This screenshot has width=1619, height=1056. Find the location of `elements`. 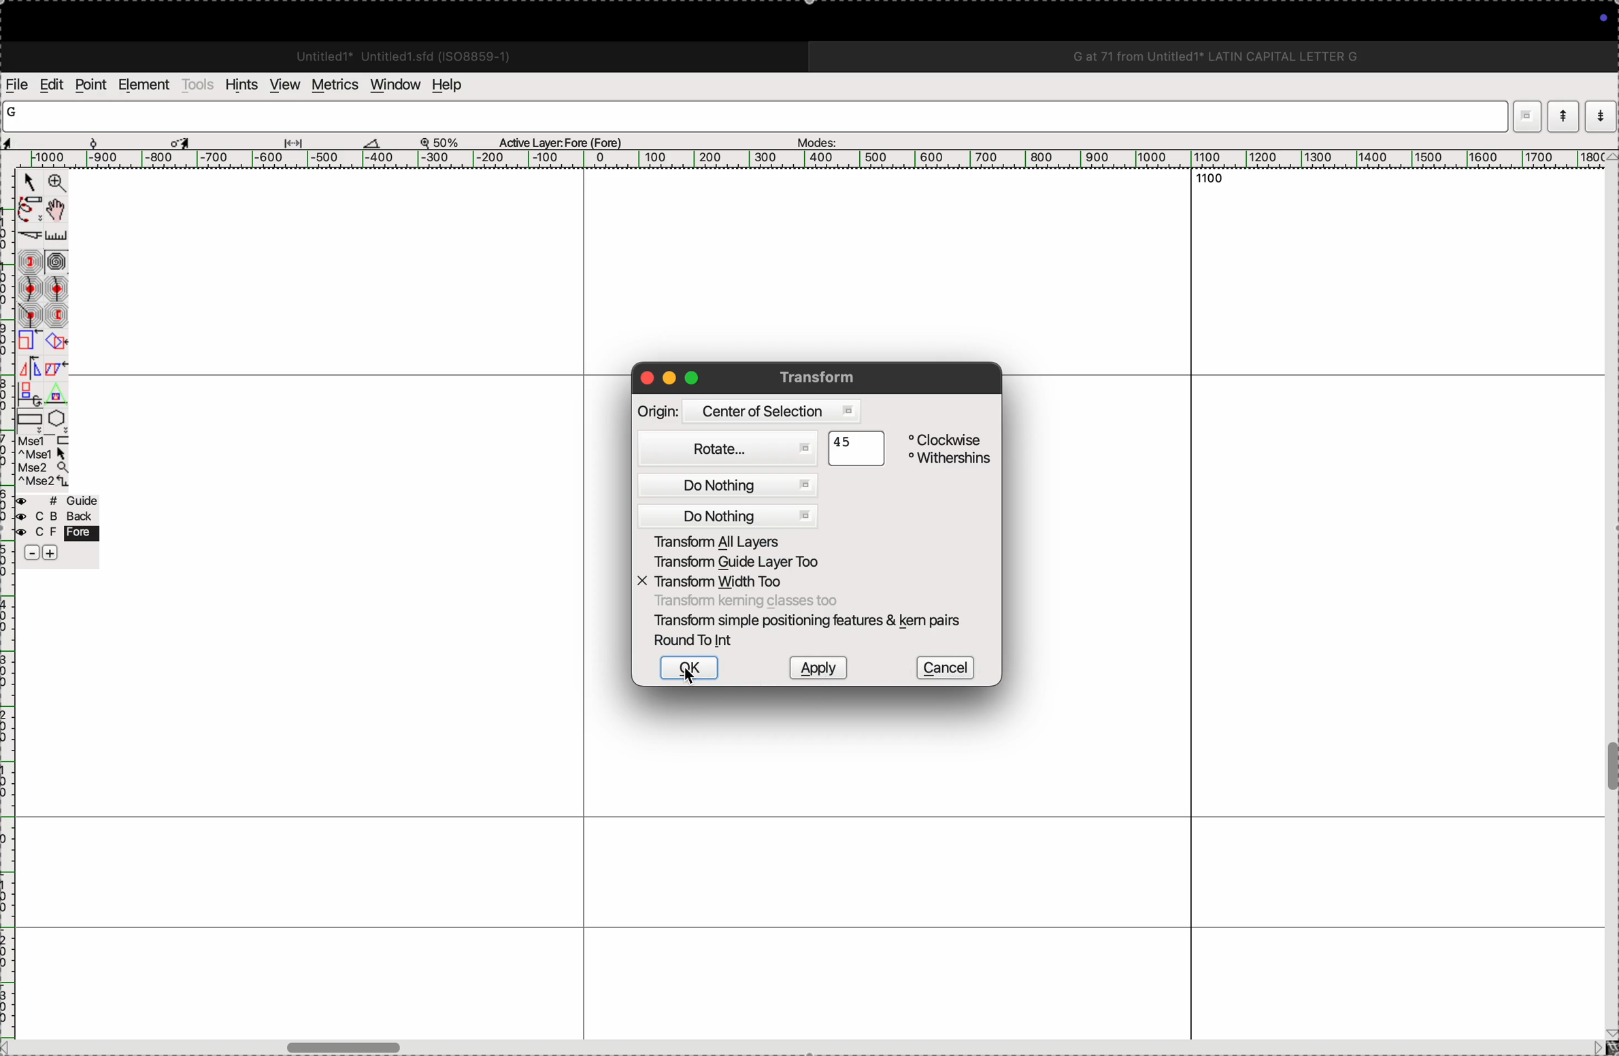

elements is located at coordinates (147, 85).